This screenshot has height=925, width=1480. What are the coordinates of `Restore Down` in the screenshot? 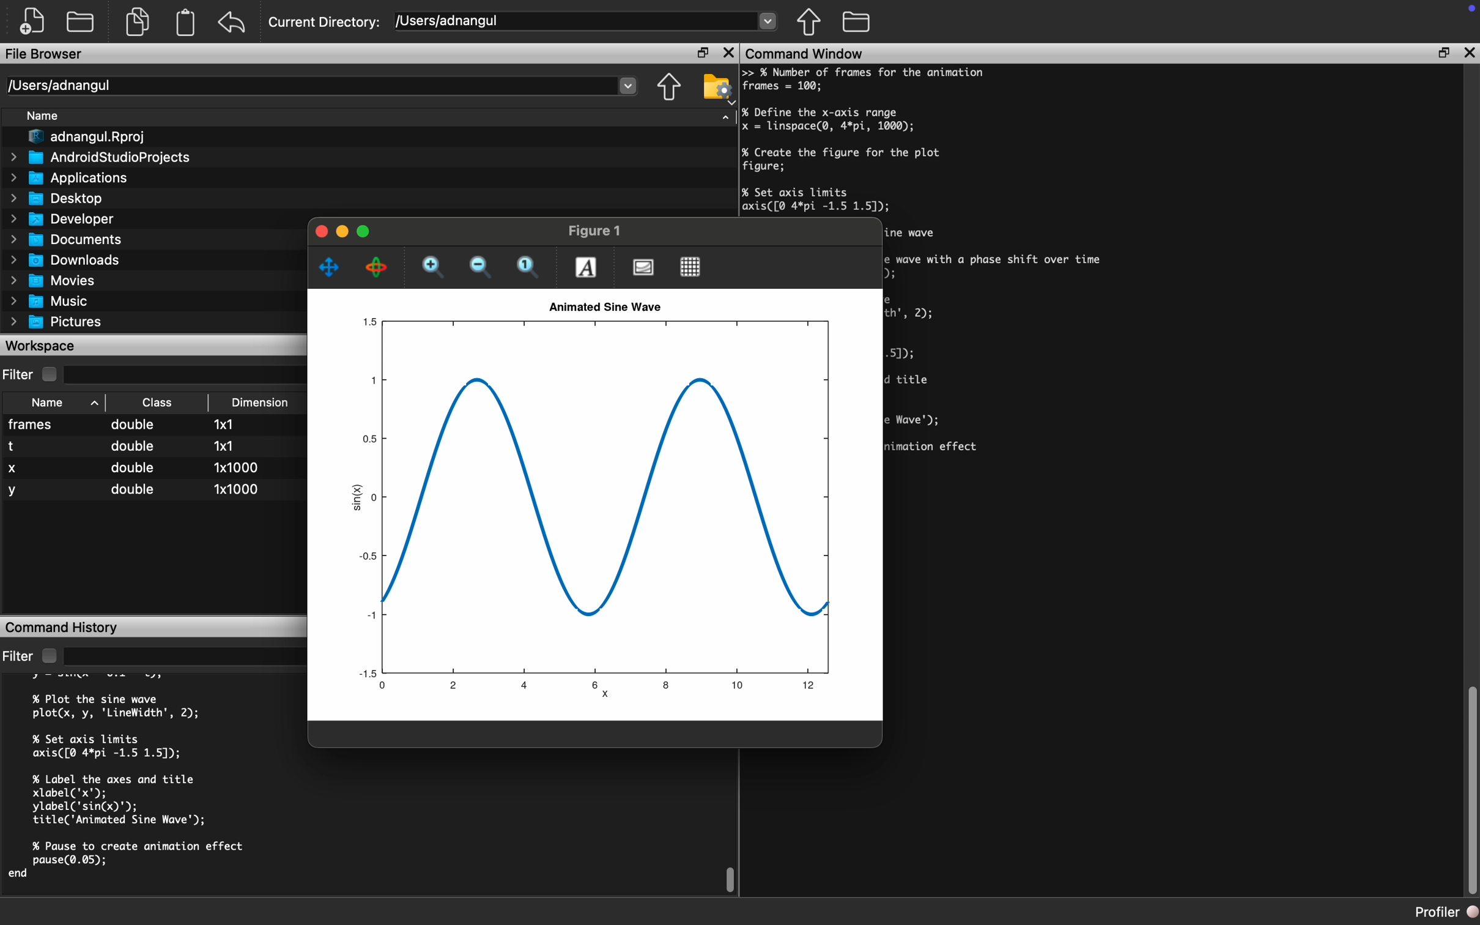 It's located at (1442, 54).